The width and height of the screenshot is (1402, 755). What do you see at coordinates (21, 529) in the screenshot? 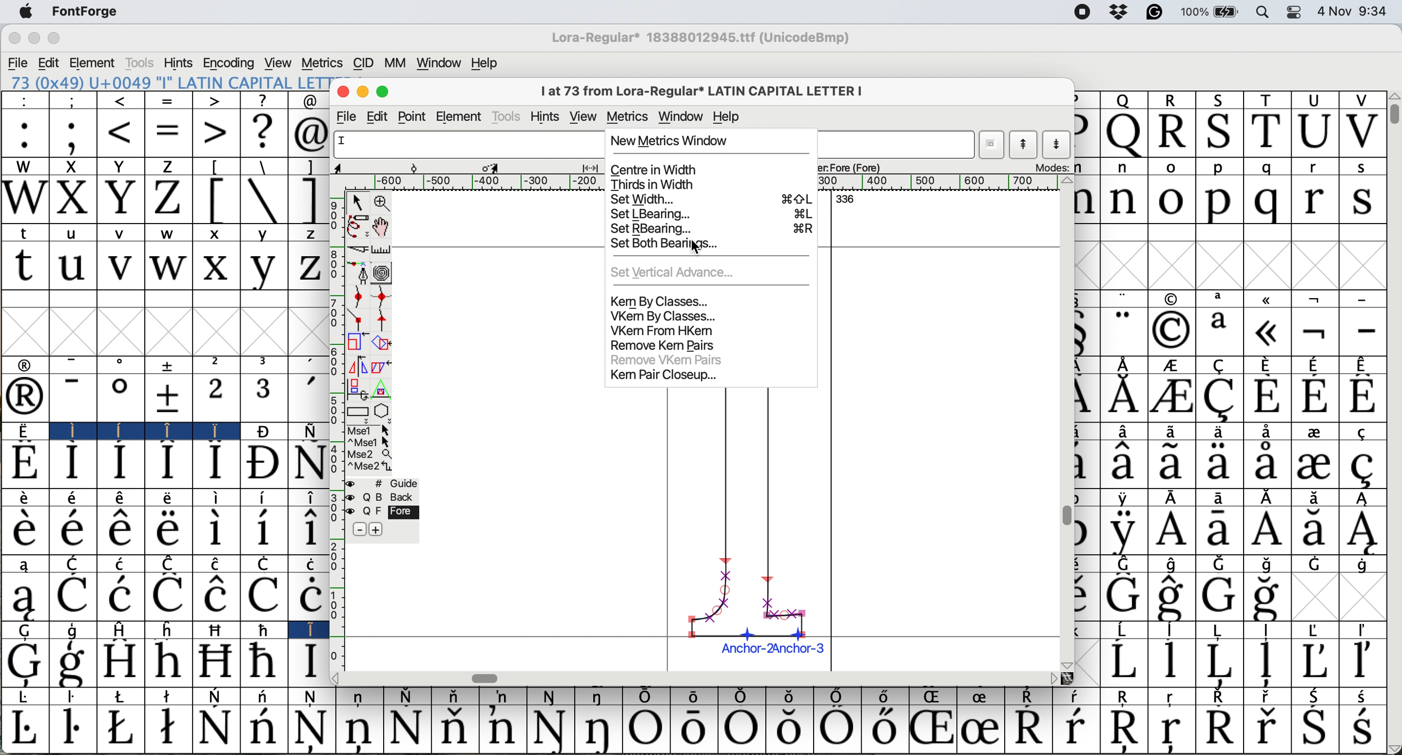
I see `Symbol` at bounding box center [21, 529].